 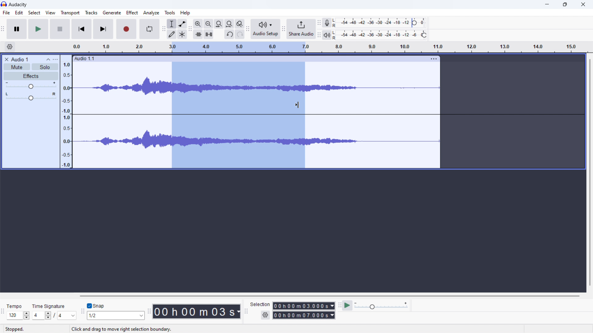 I want to click on zoom out, so click(x=208, y=24).